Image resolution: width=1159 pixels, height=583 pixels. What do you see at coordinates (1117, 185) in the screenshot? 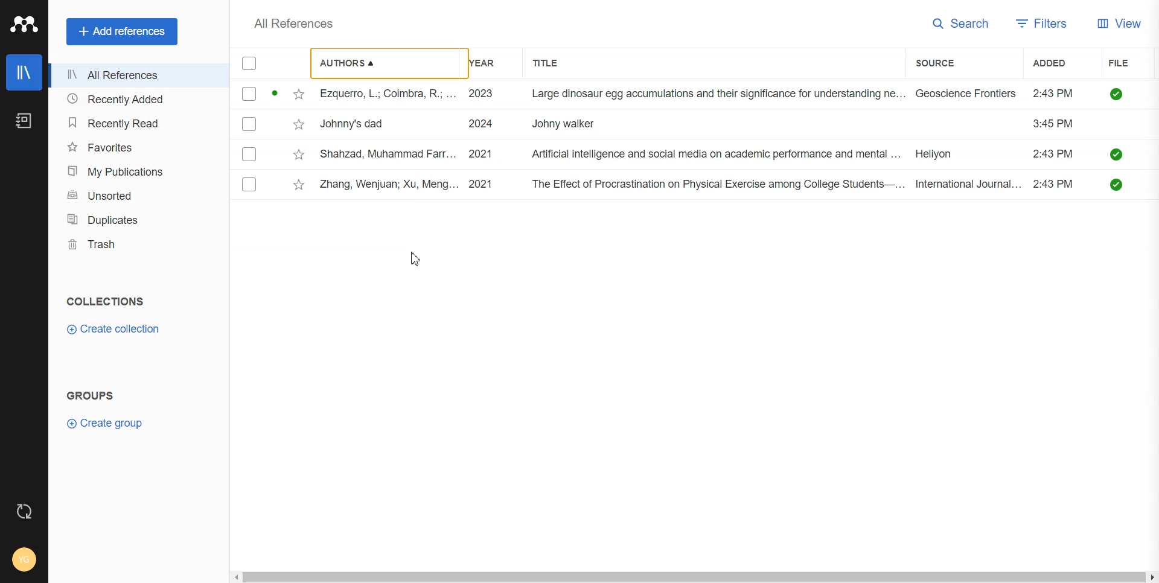
I see `download check` at bounding box center [1117, 185].